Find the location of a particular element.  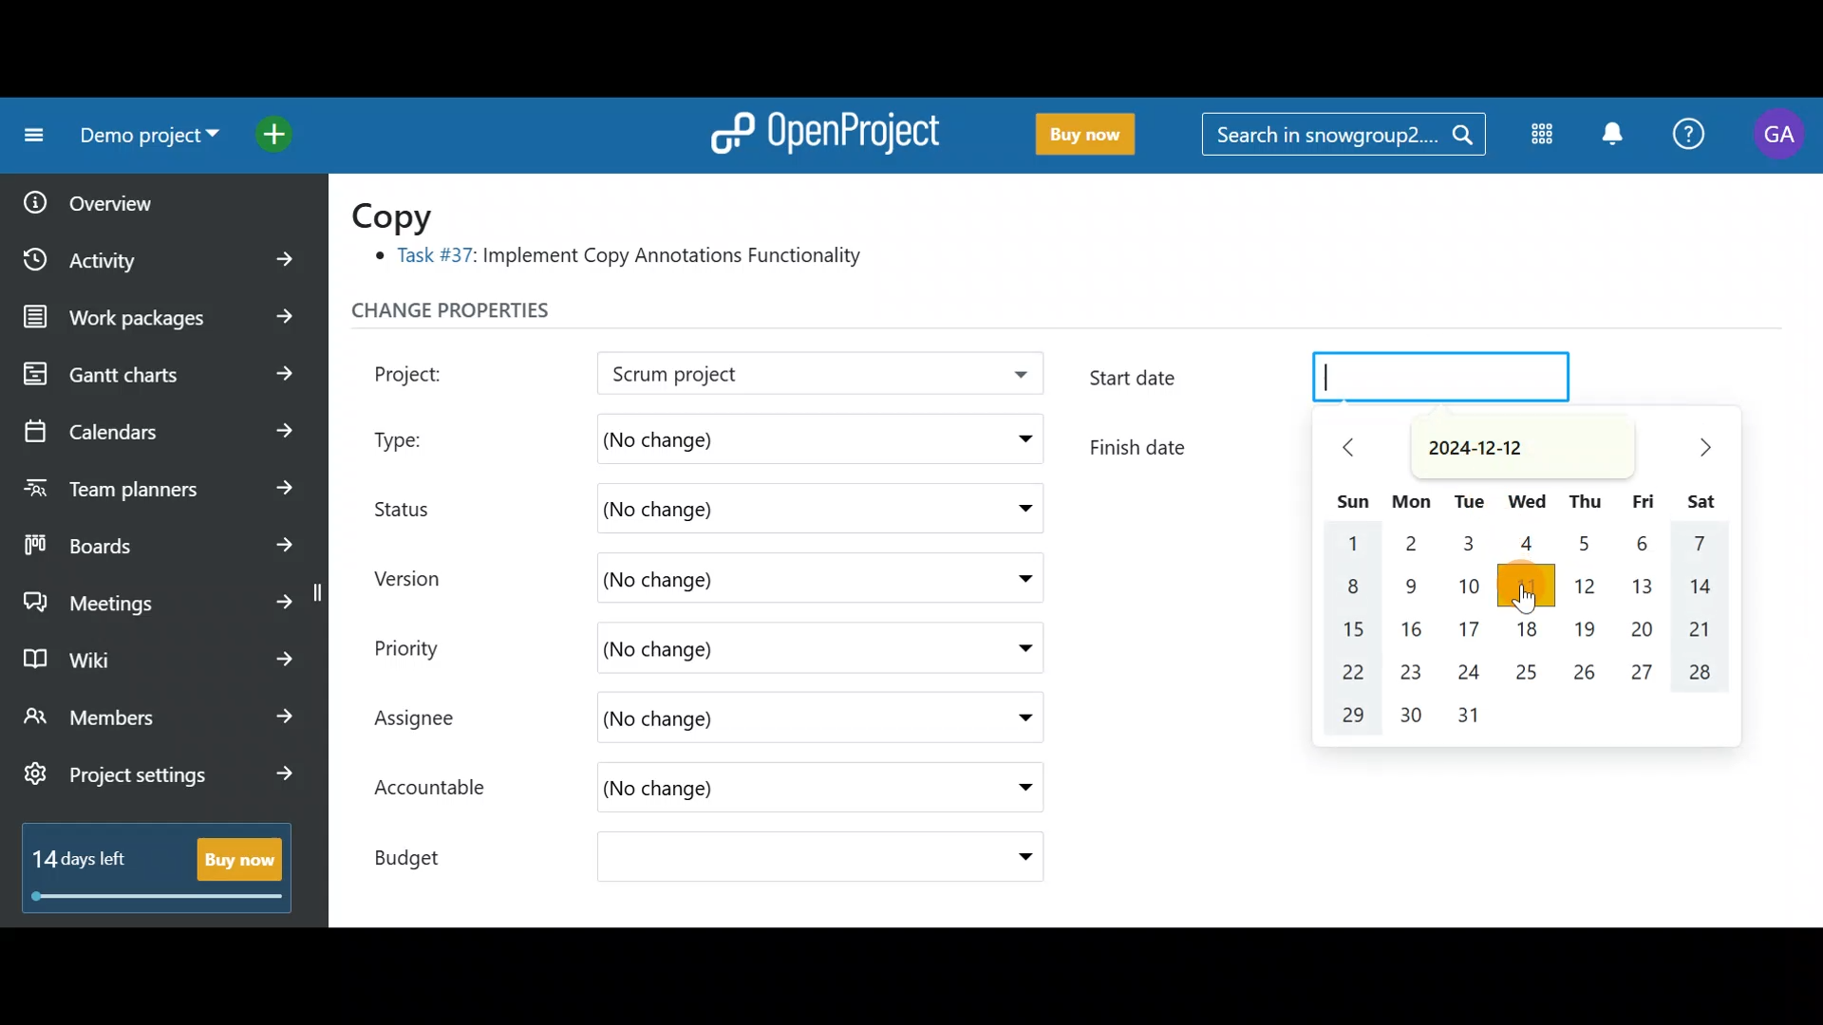

Wiki is located at coordinates (155, 654).